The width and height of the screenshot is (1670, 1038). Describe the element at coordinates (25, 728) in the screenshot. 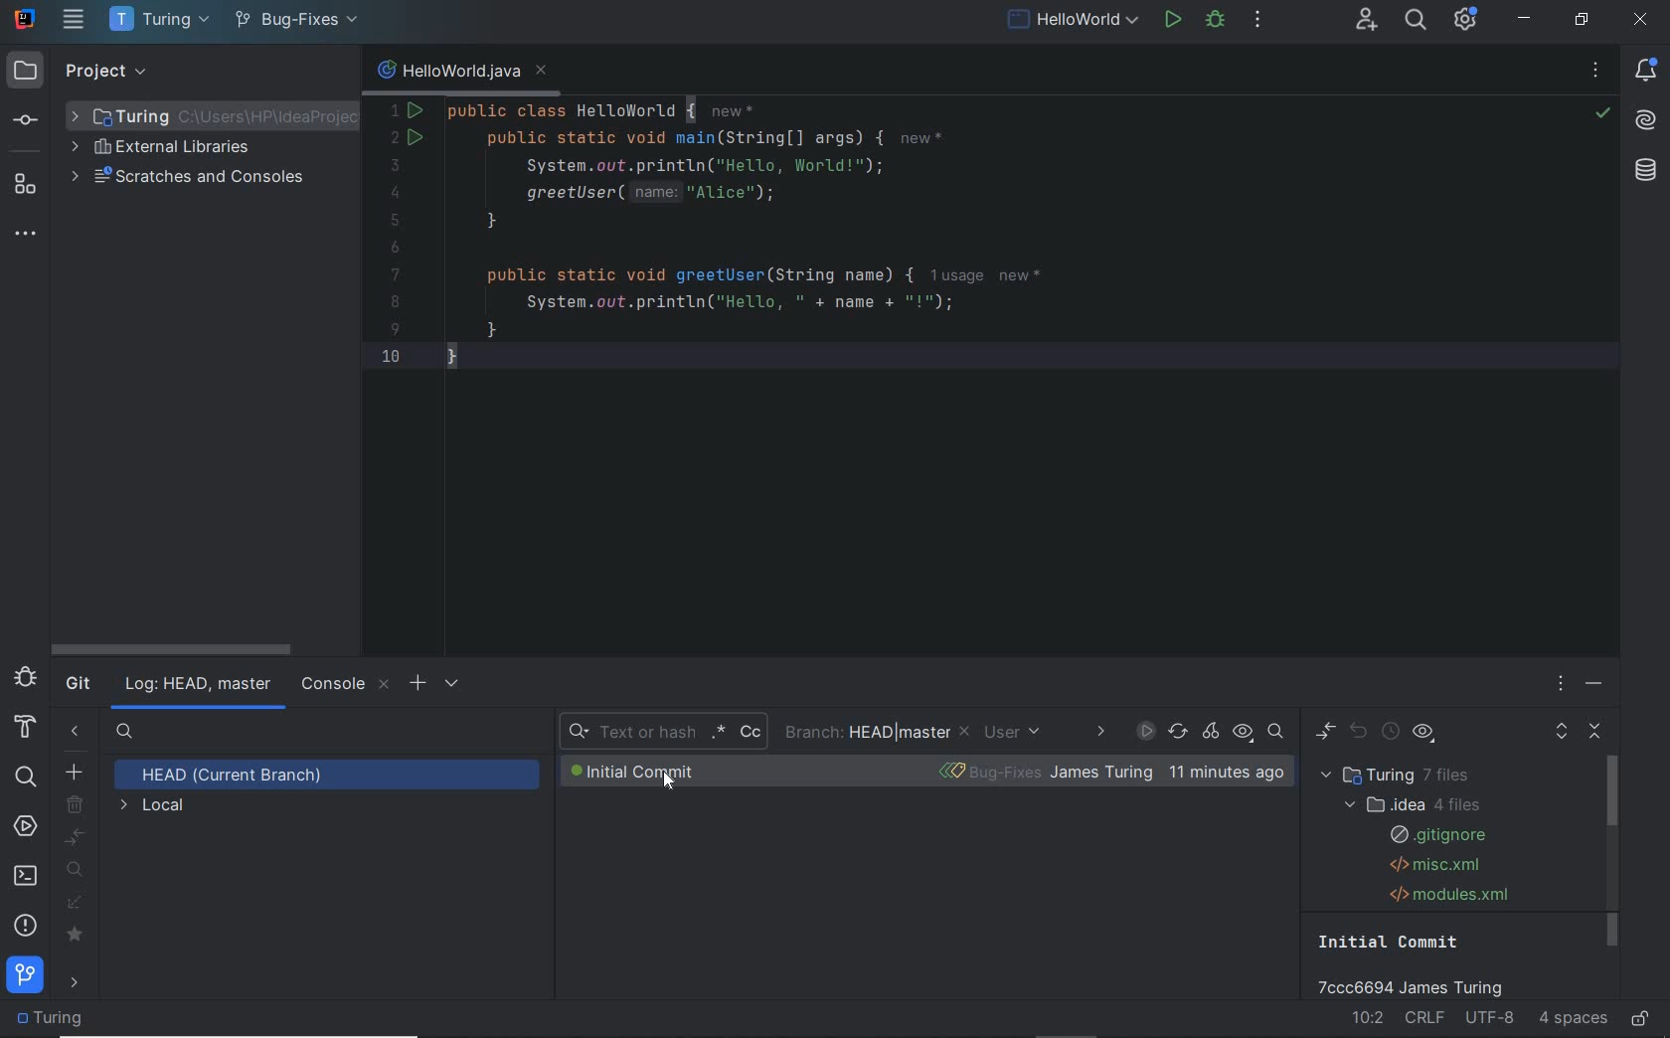

I see `build` at that location.